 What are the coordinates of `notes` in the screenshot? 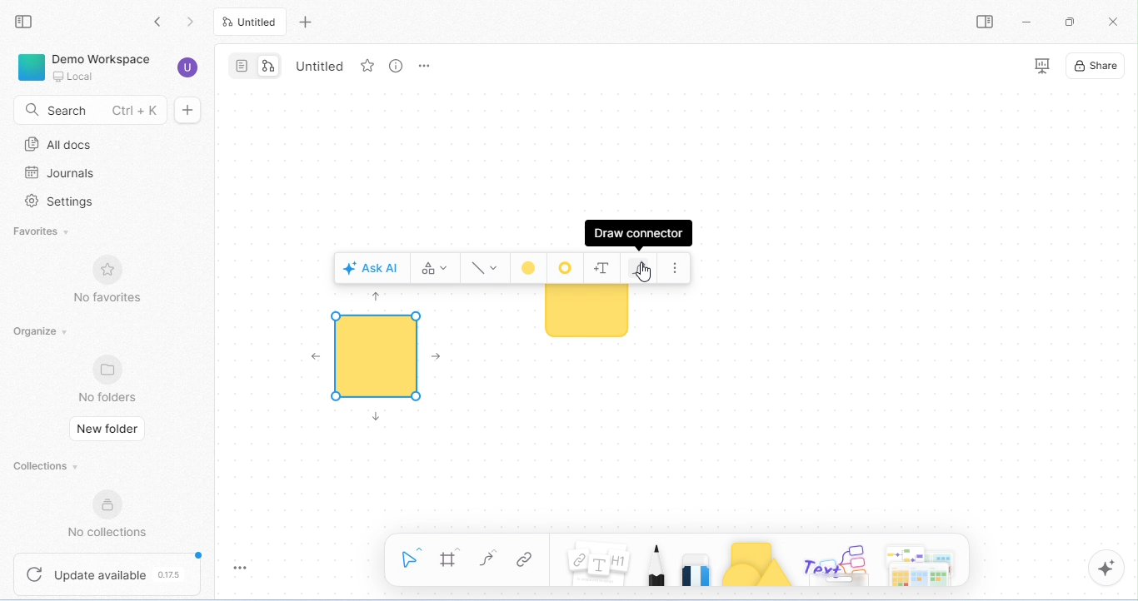 It's located at (598, 564).